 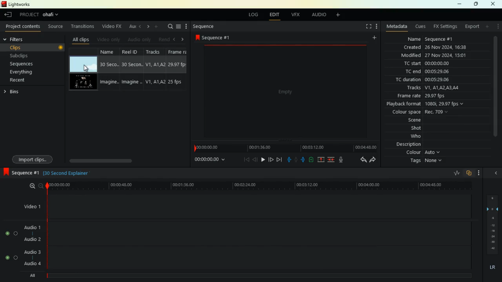 What do you see at coordinates (438, 79) in the screenshot?
I see `tc duration 00:05:29:06` at bounding box center [438, 79].